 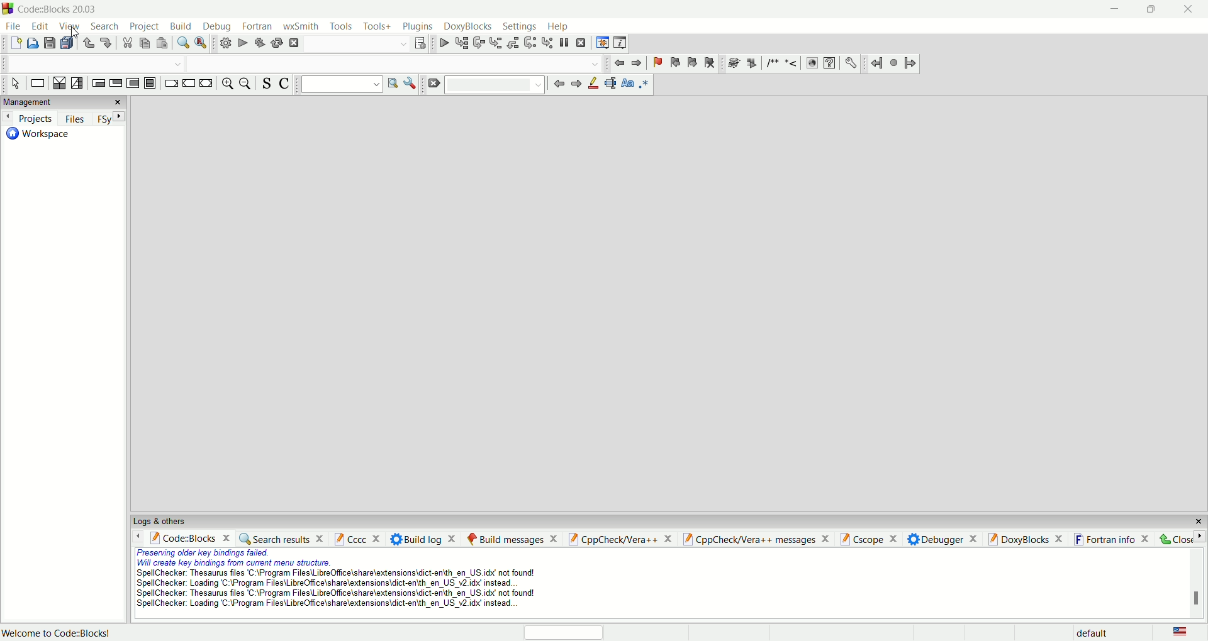 What do you see at coordinates (116, 83) in the screenshot?
I see `exit condition loop` at bounding box center [116, 83].